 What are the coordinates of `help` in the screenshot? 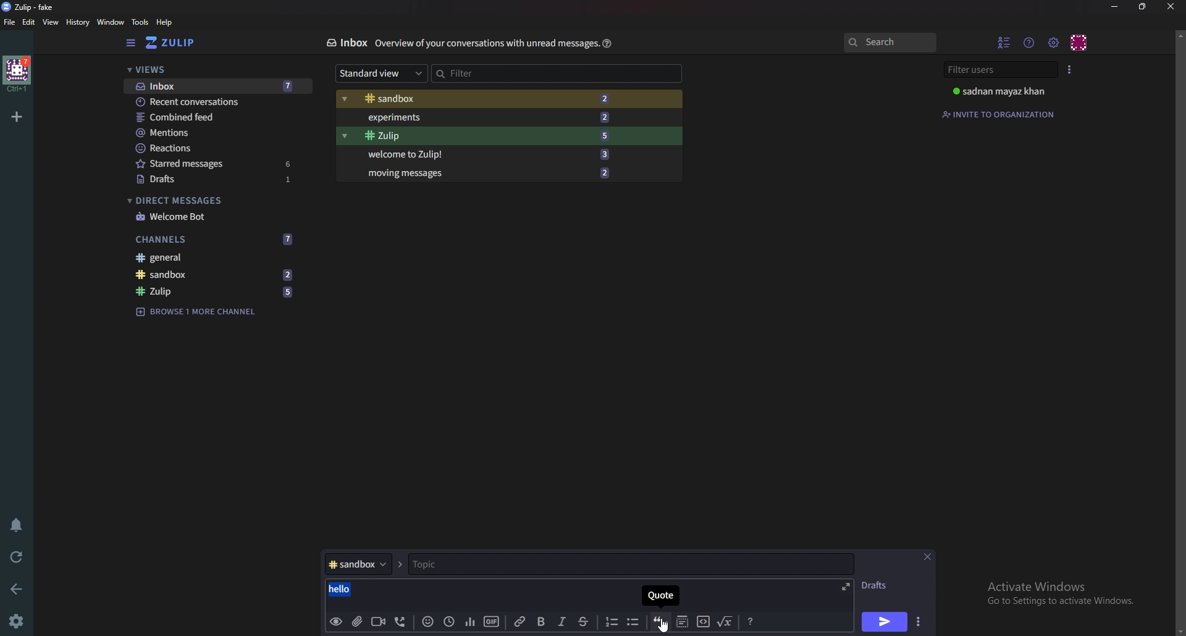 It's located at (165, 22).